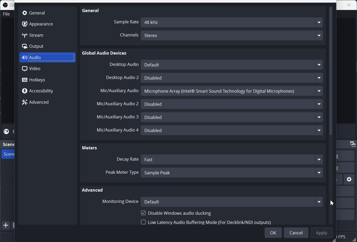 The width and height of the screenshot is (357, 242). What do you see at coordinates (117, 129) in the screenshot?
I see `Mic/Auxiliary Audio 4` at bounding box center [117, 129].